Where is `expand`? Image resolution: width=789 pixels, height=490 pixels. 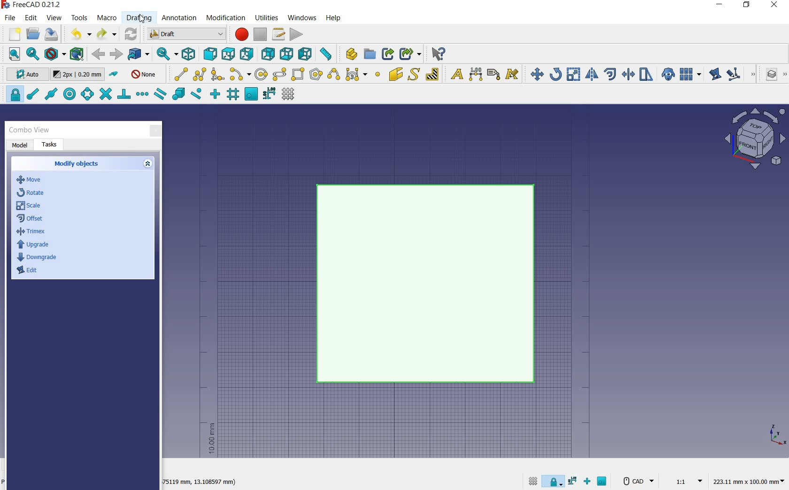 expand is located at coordinates (149, 164).